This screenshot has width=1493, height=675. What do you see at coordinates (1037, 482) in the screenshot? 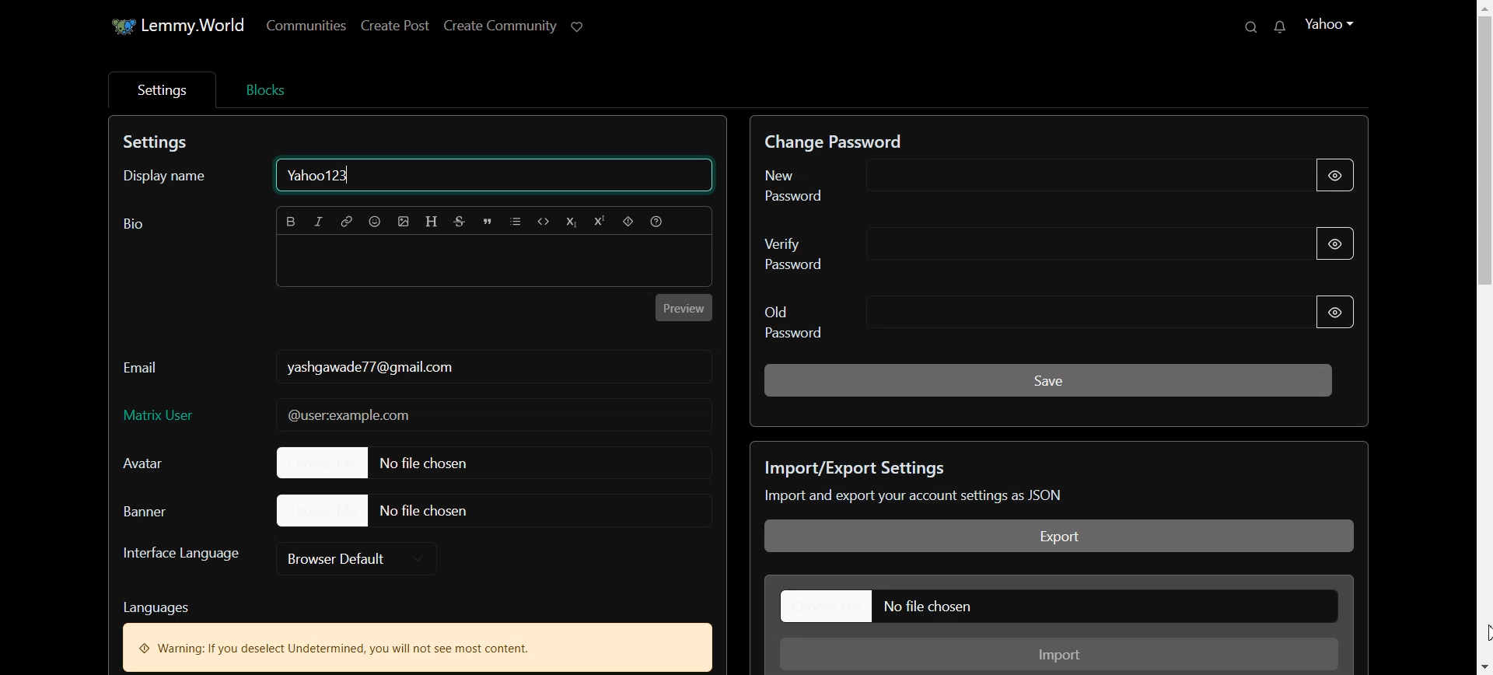
I see `Text` at bounding box center [1037, 482].